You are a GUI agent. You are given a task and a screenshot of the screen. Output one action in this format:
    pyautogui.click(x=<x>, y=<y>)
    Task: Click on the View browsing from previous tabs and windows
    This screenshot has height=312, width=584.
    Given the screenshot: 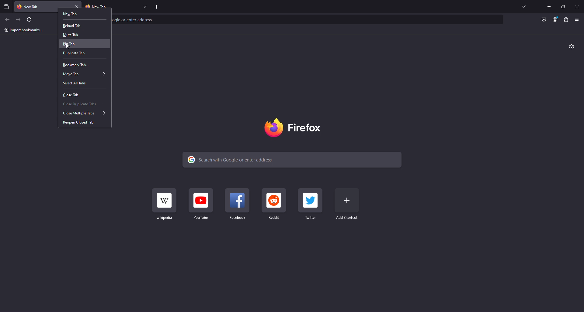 What is the action you would take?
    pyautogui.click(x=6, y=7)
    